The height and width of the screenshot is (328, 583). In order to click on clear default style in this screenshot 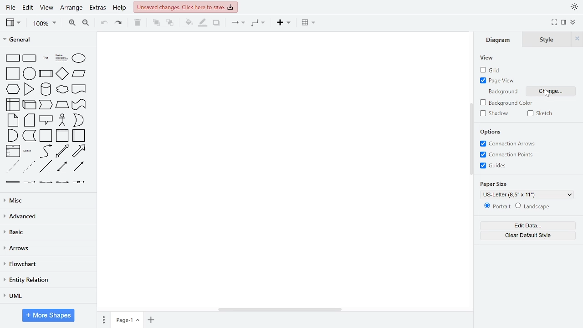, I will do `click(529, 234)`.